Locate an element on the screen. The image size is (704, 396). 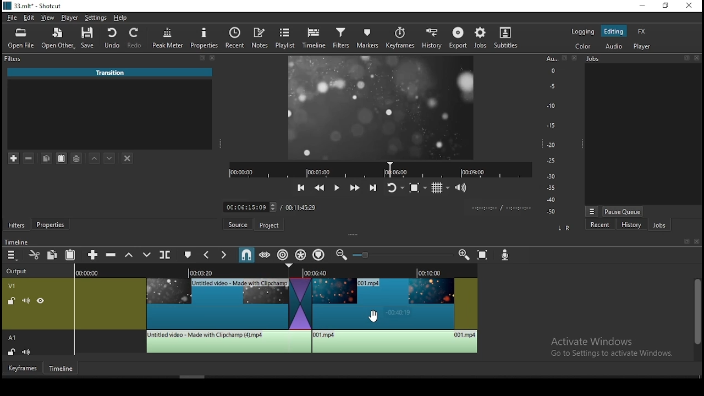
source is located at coordinates (233, 225).